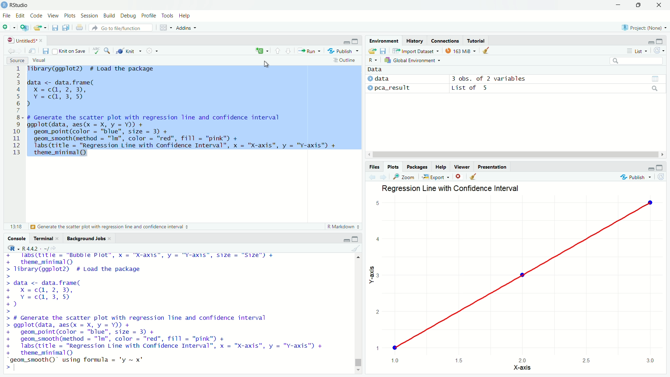 This screenshot has width=670, height=377. I want to click on minimize, so click(650, 168).